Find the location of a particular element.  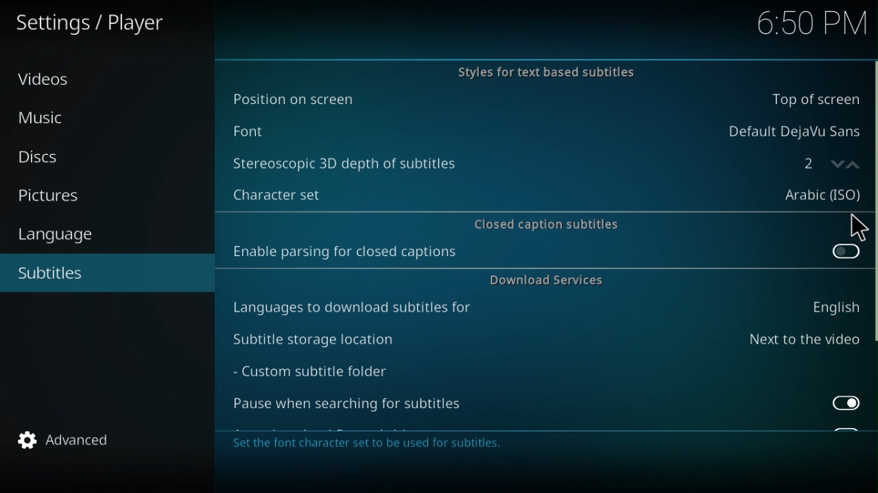

Video is located at coordinates (46, 84).